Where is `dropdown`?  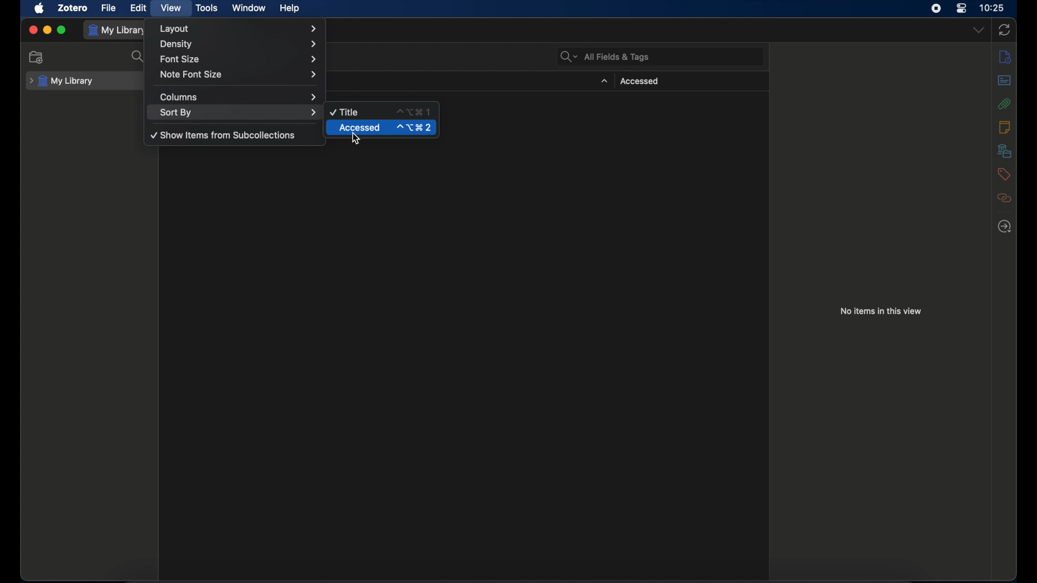 dropdown is located at coordinates (978, 30).